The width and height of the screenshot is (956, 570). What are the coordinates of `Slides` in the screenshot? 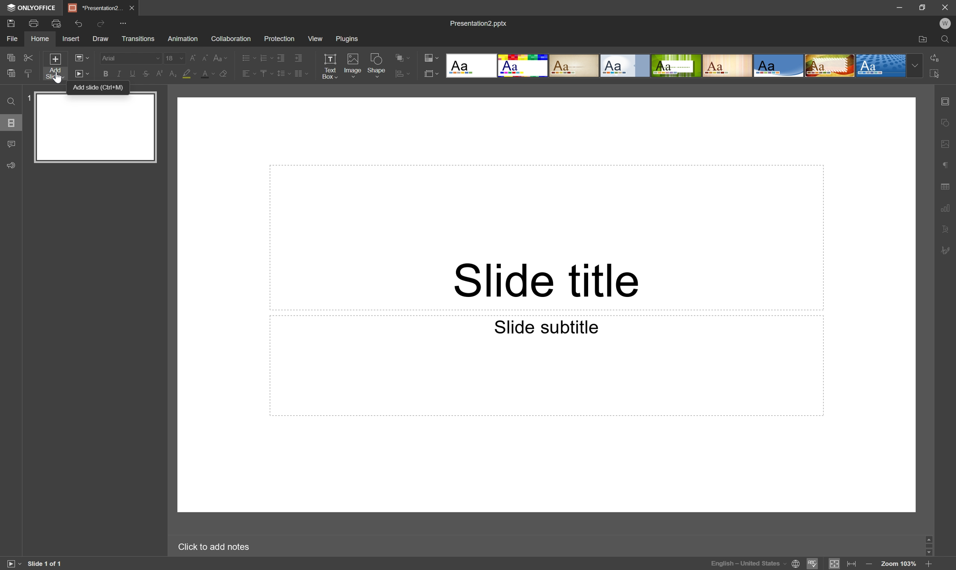 It's located at (12, 124).